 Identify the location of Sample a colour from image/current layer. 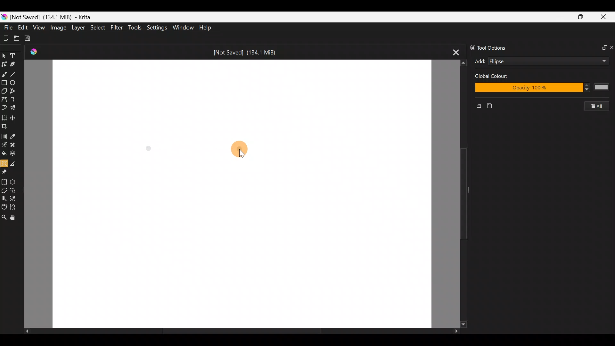
(14, 135).